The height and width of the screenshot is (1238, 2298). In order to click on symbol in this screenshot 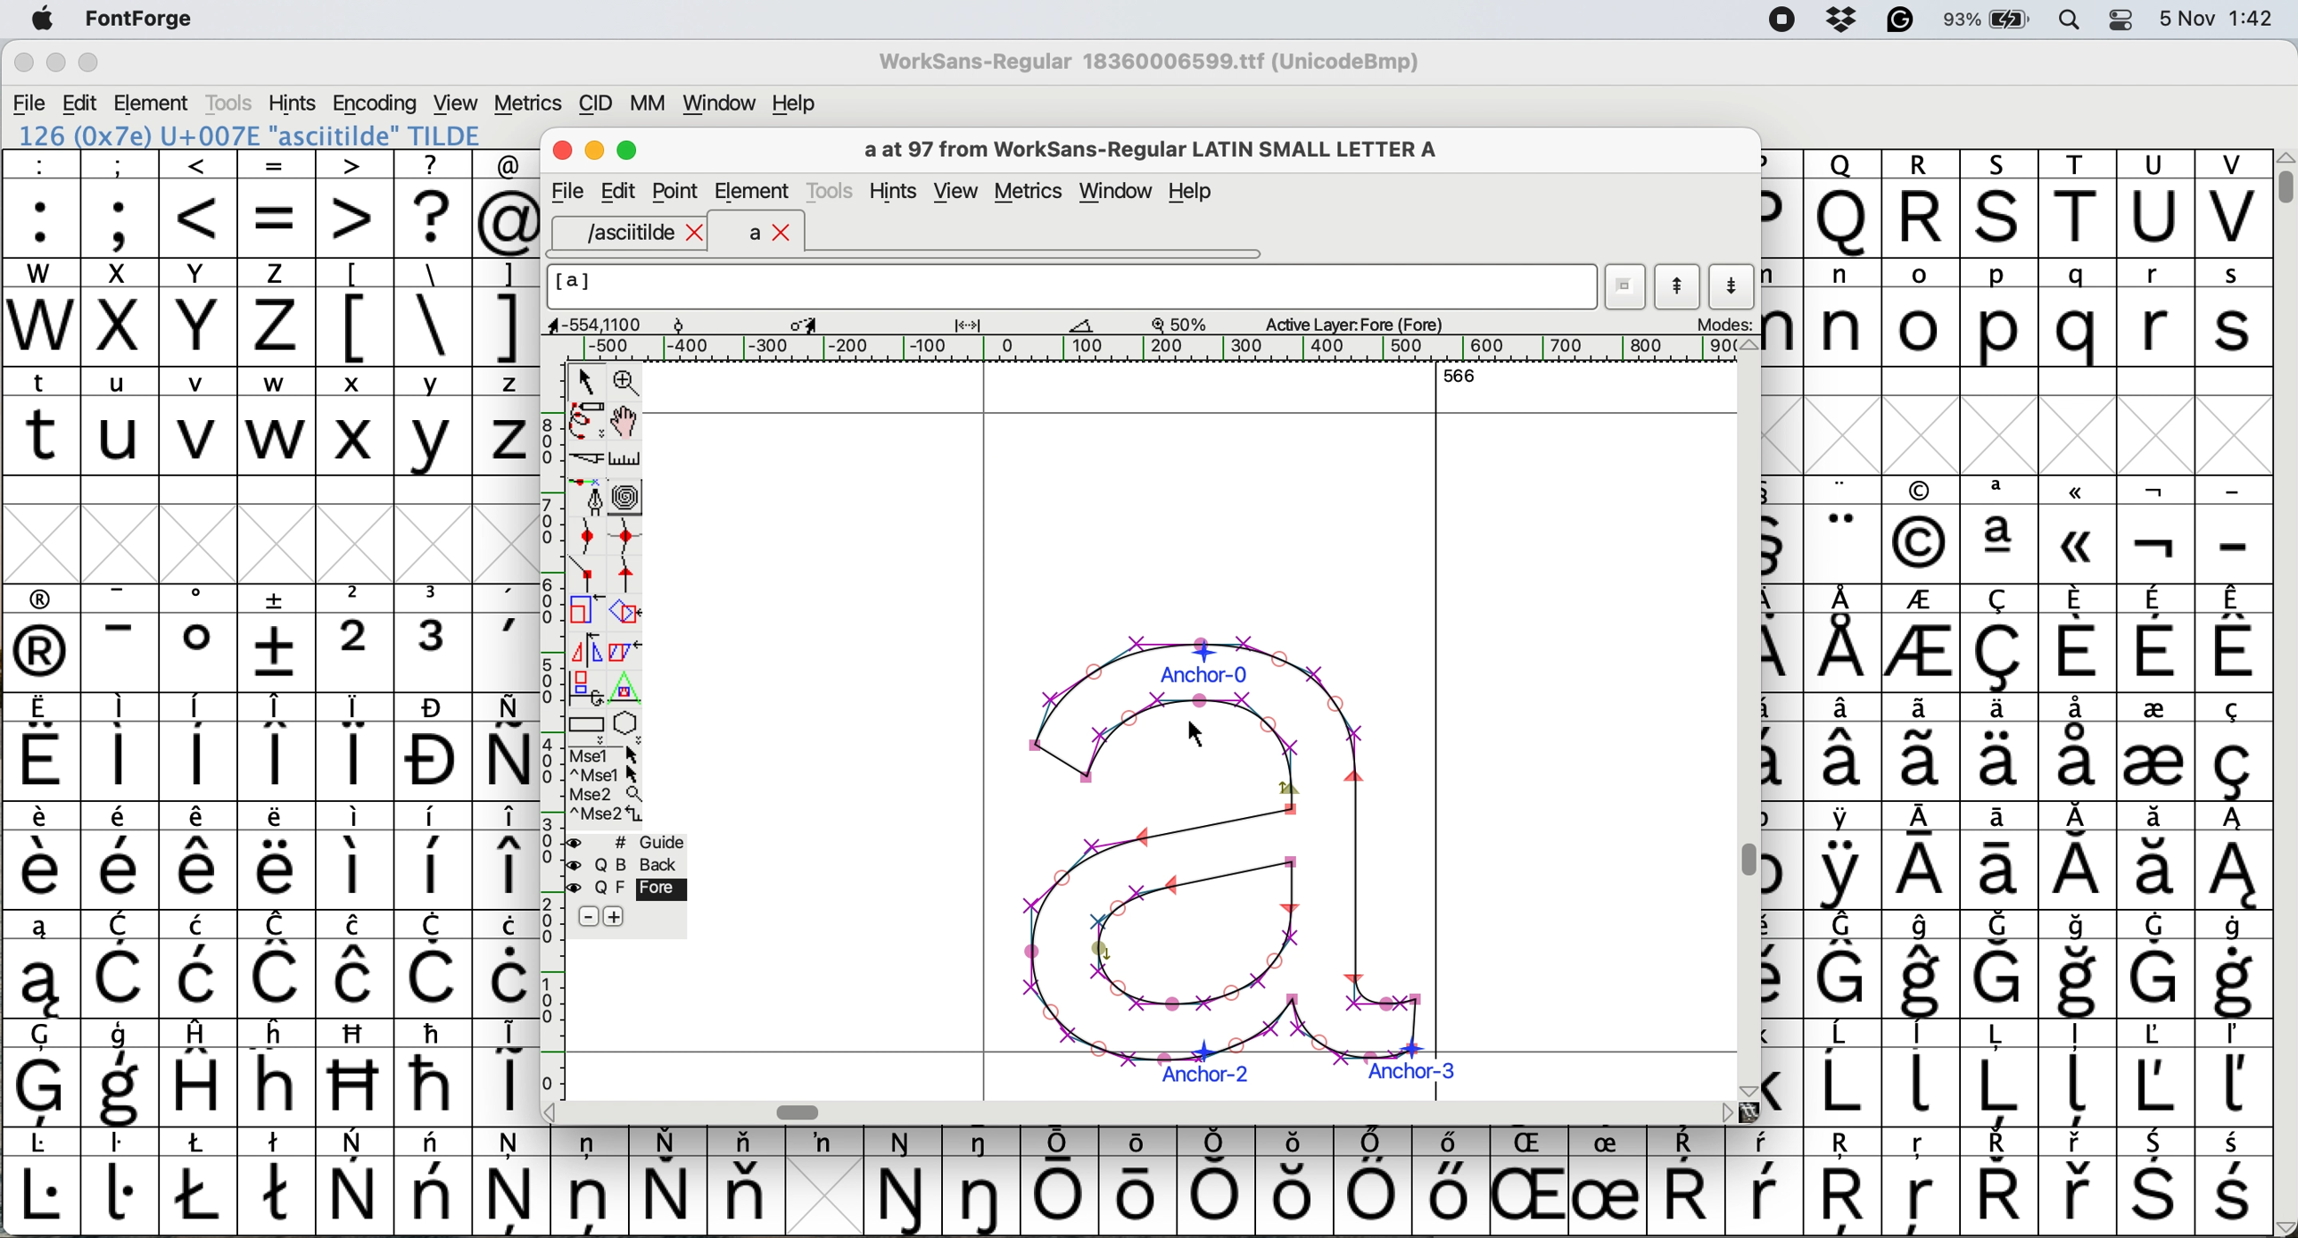, I will do `click(2153, 746)`.